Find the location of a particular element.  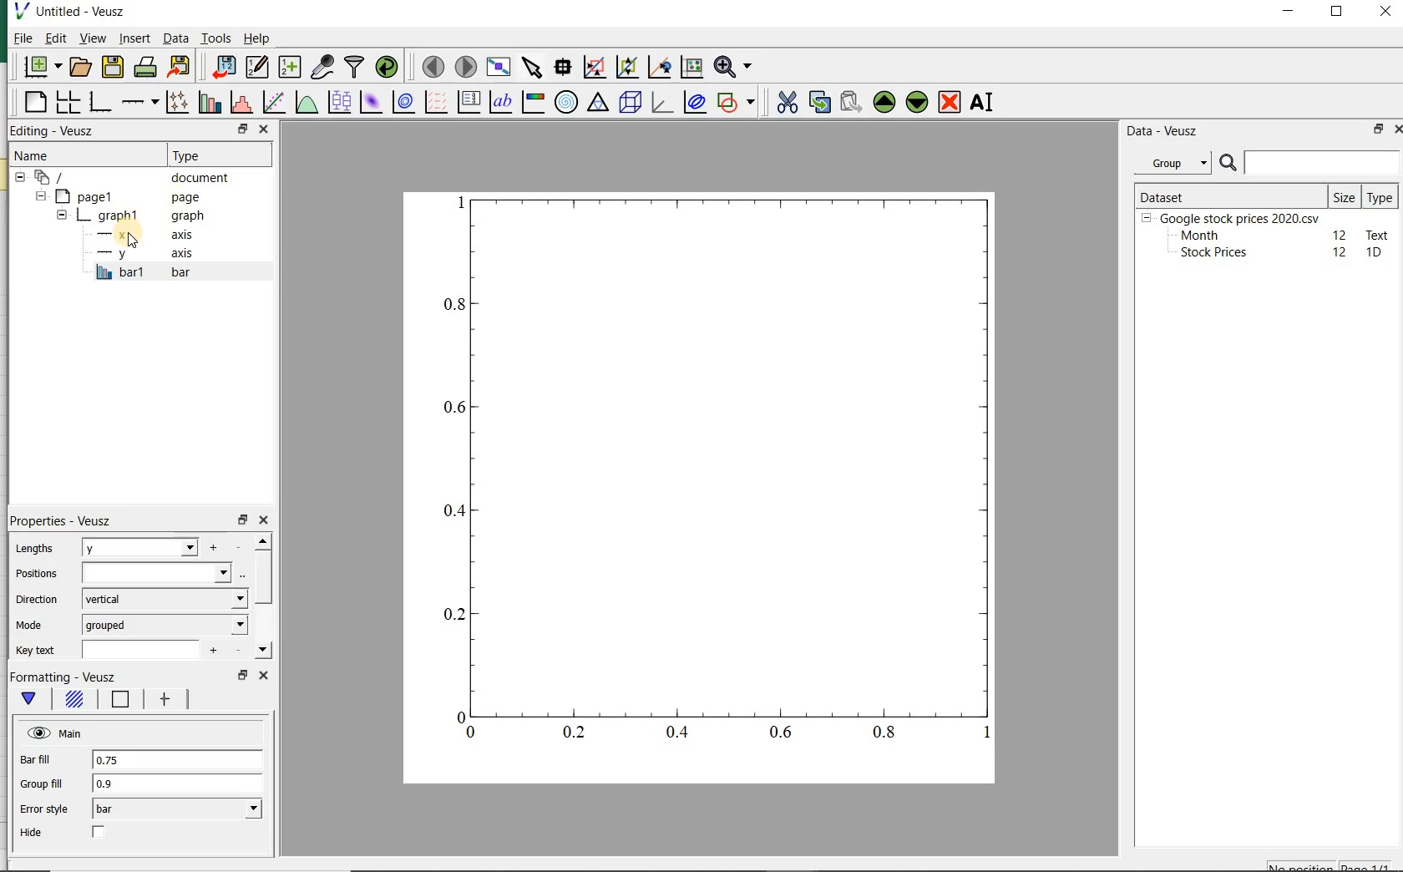

close is located at coordinates (262, 677).